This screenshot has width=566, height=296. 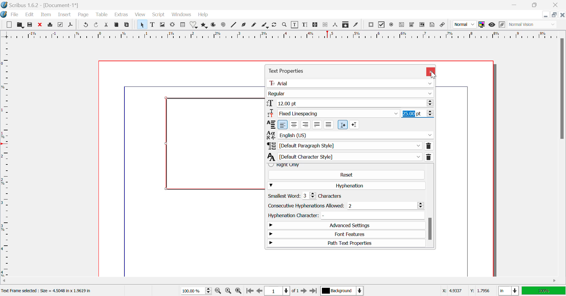 I want to click on Extras, so click(x=121, y=15).